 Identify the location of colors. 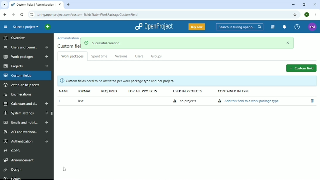
(17, 178).